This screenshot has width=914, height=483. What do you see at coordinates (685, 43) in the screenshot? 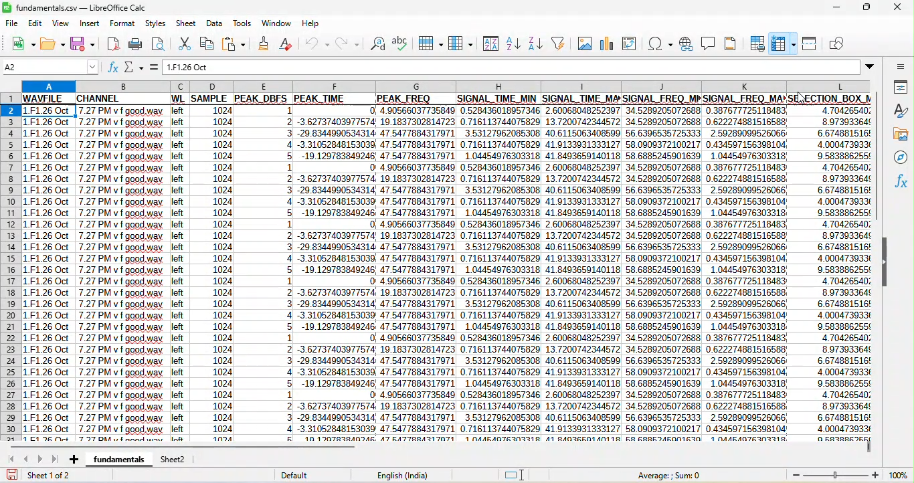
I see `hyperlink` at bounding box center [685, 43].